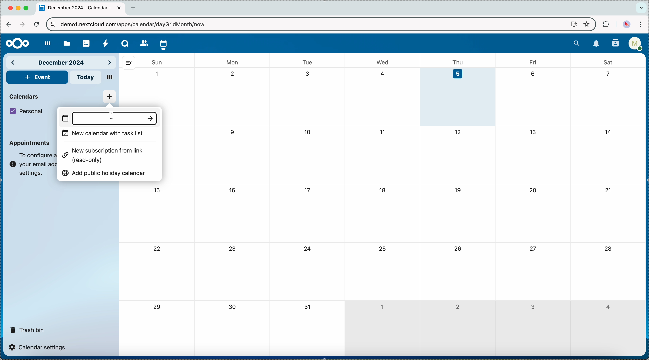 This screenshot has width=649, height=360. What do you see at coordinates (608, 62) in the screenshot?
I see `sat` at bounding box center [608, 62].